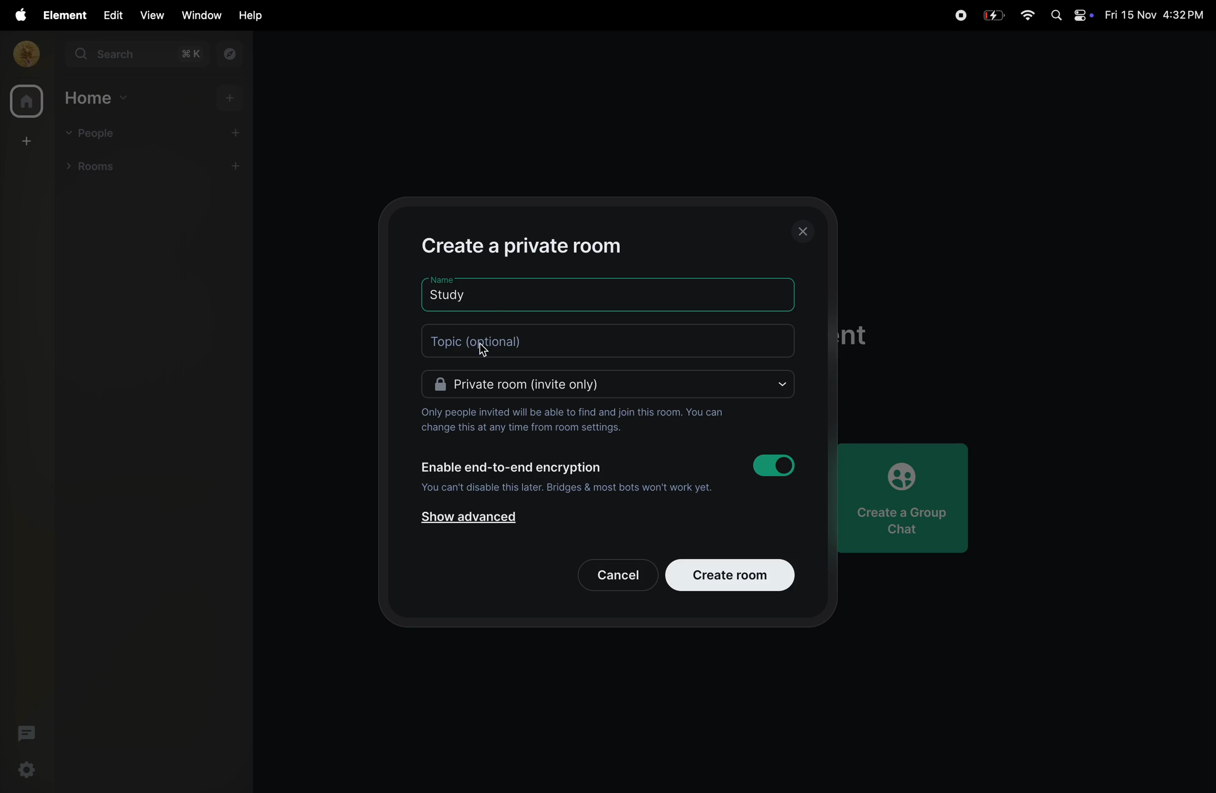  What do you see at coordinates (482, 355) in the screenshot?
I see `cursor` at bounding box center [482, 355].